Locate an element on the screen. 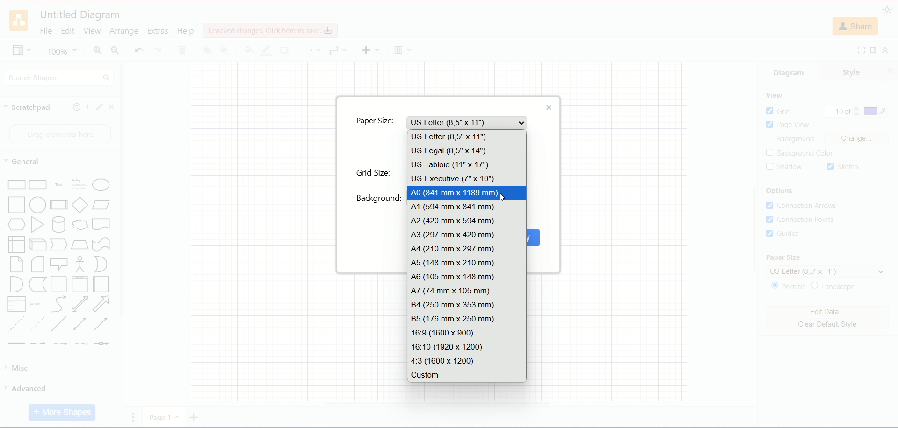 The image size is (898, 428). Heading with Text is located at coordinates (80, 185).